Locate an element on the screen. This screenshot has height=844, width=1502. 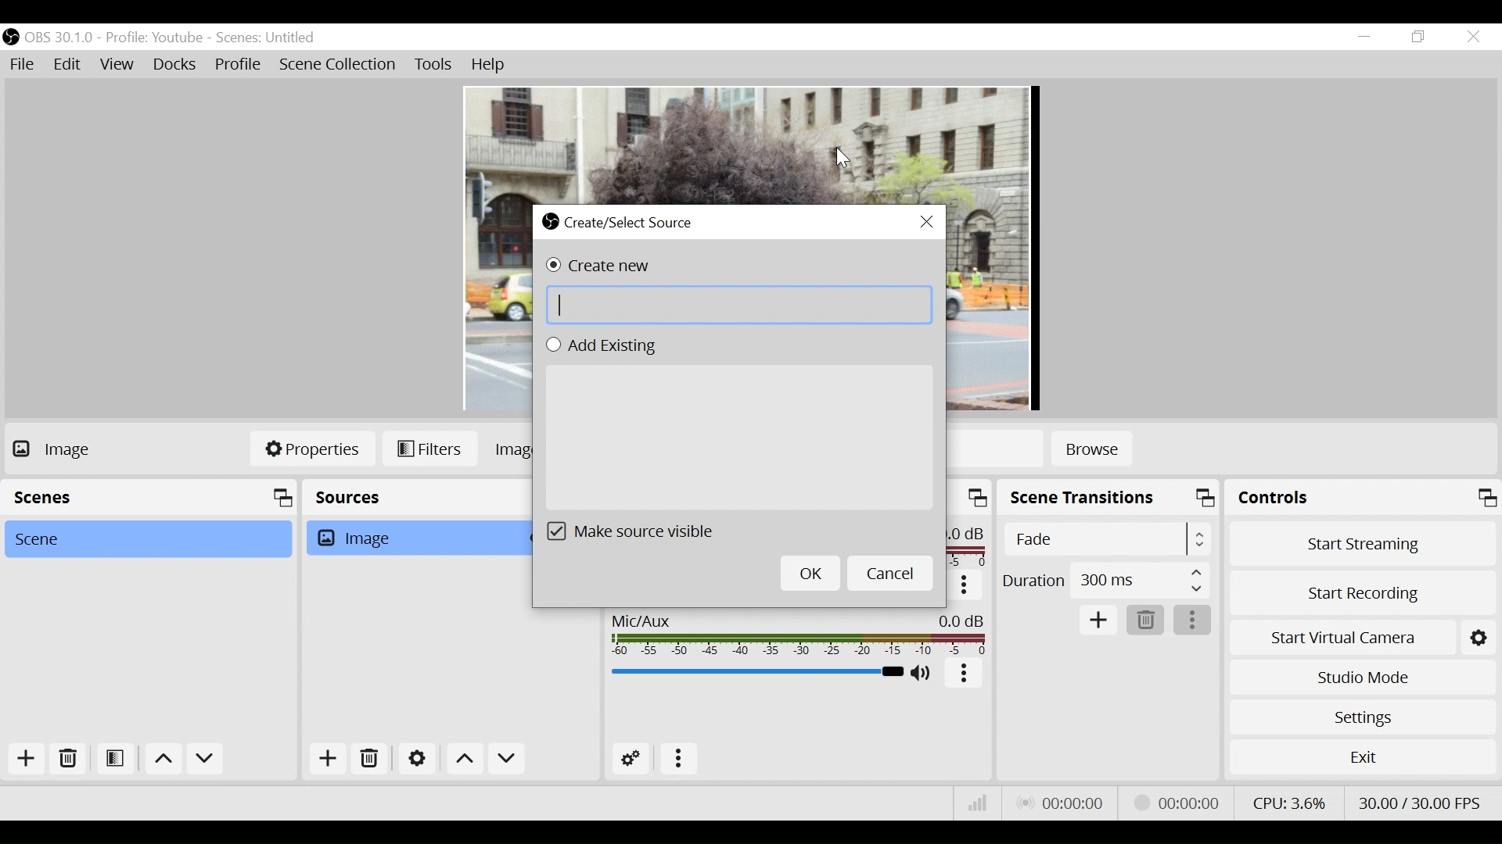
Controls is located at coordinates (1365, 496).